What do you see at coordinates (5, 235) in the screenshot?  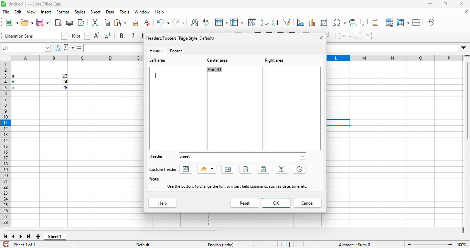 I see `first sheet` at bounding box center [5, 235].